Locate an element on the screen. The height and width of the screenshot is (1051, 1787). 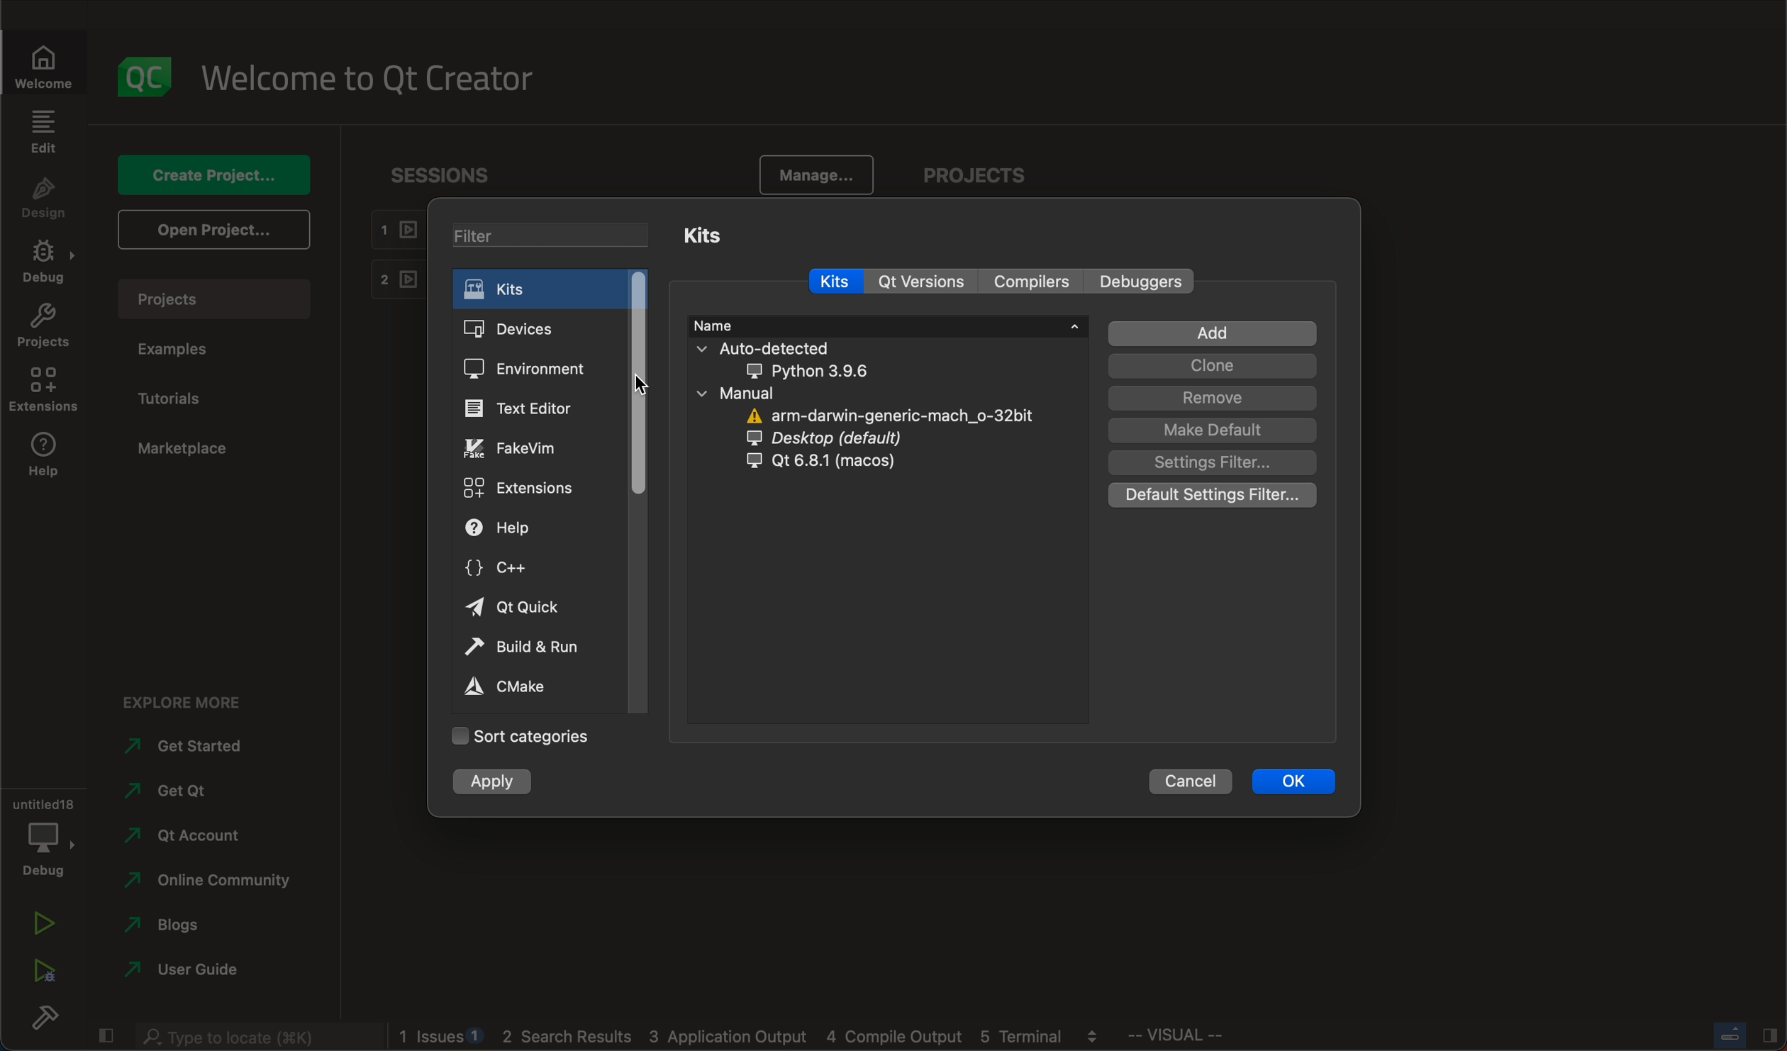
projects is located at coordinates (219, 296).